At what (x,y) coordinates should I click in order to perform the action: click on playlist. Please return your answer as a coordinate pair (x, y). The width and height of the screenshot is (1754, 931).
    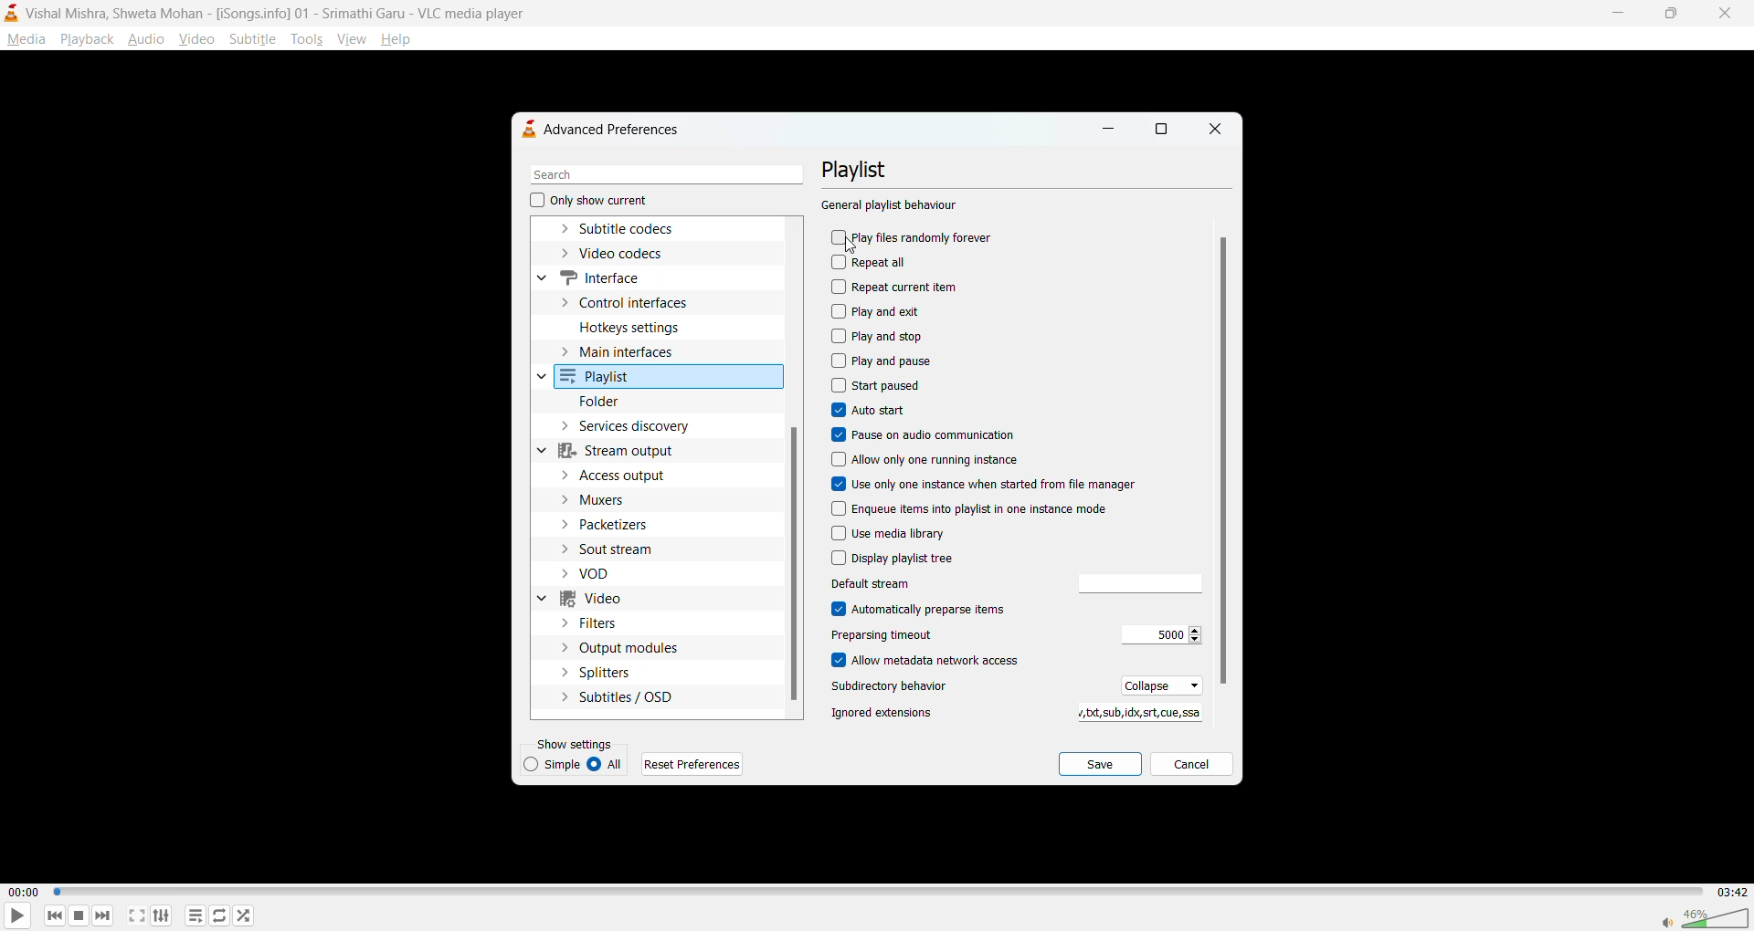
    Looking at the image, I should click on (198, 916).